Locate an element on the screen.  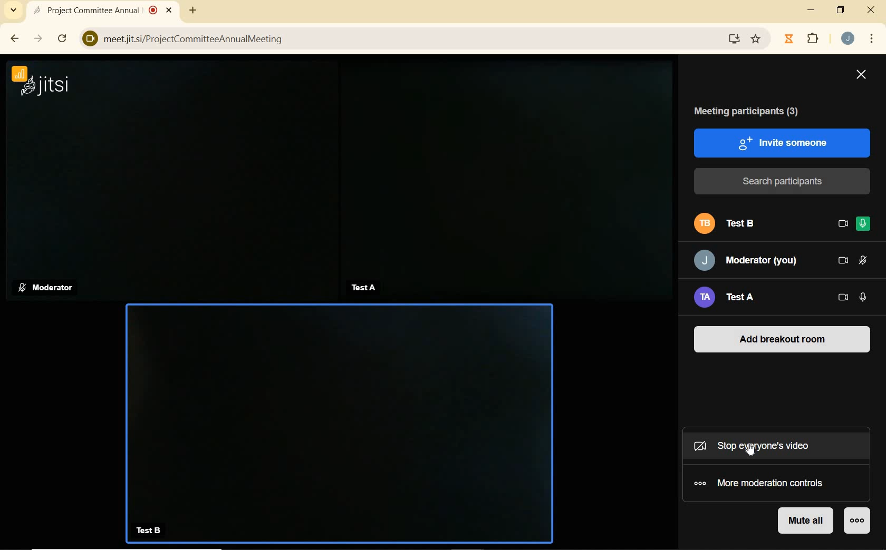
MORE ACTIONS is located at coordinates (856, 521).